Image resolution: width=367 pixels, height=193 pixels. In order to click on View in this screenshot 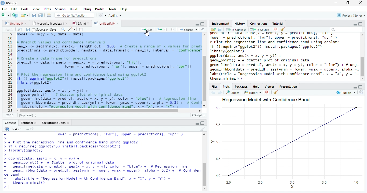, I will do `click(36, 9)`.